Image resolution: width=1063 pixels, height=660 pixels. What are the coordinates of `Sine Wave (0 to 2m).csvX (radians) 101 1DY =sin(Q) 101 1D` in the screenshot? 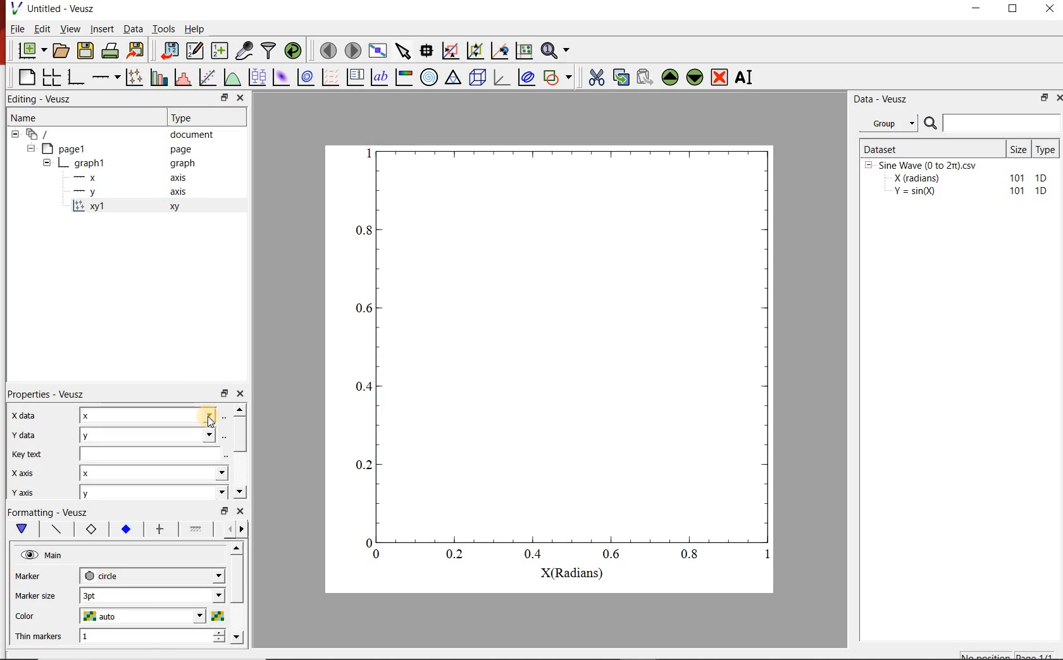 It's located at (957, 181).